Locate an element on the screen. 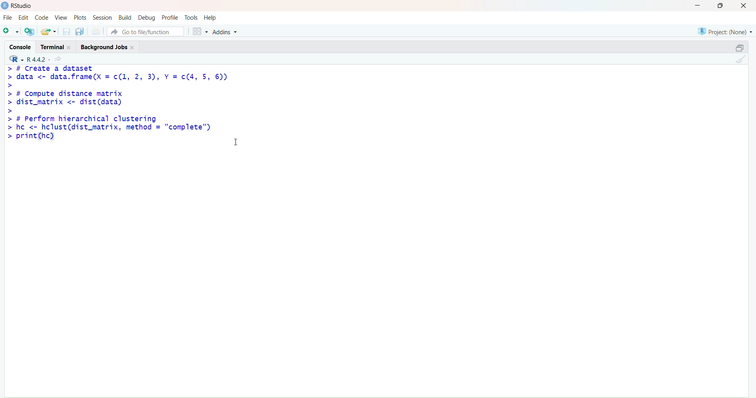  Maximize is located at coordinates (737, 48).